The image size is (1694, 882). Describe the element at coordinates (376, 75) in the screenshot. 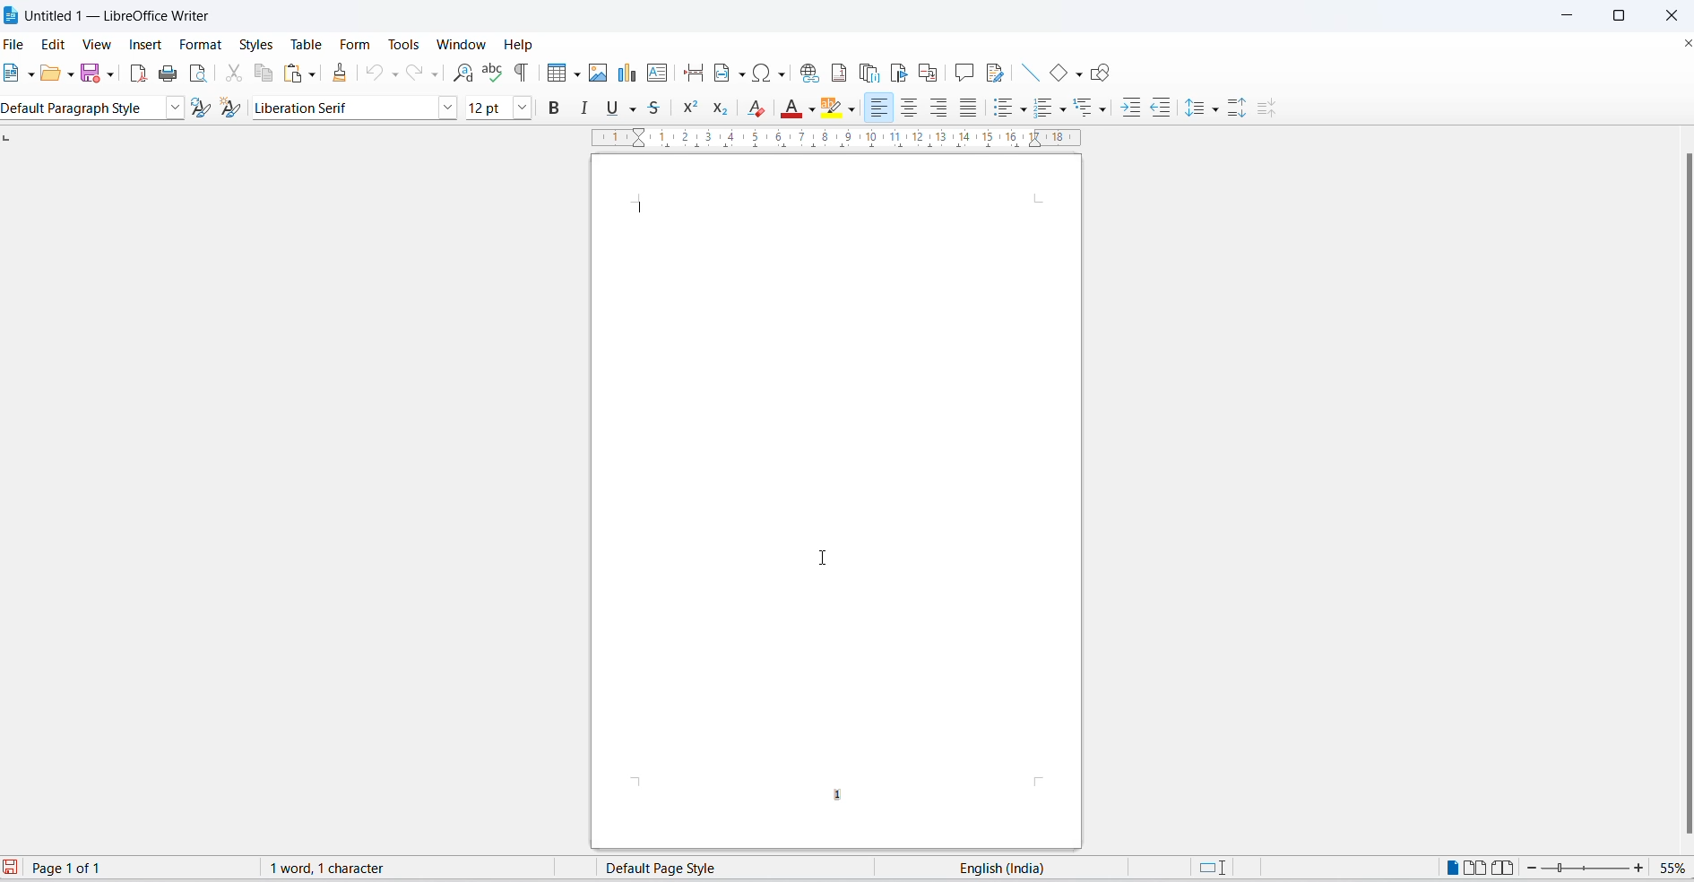

I see `undo` at that location.